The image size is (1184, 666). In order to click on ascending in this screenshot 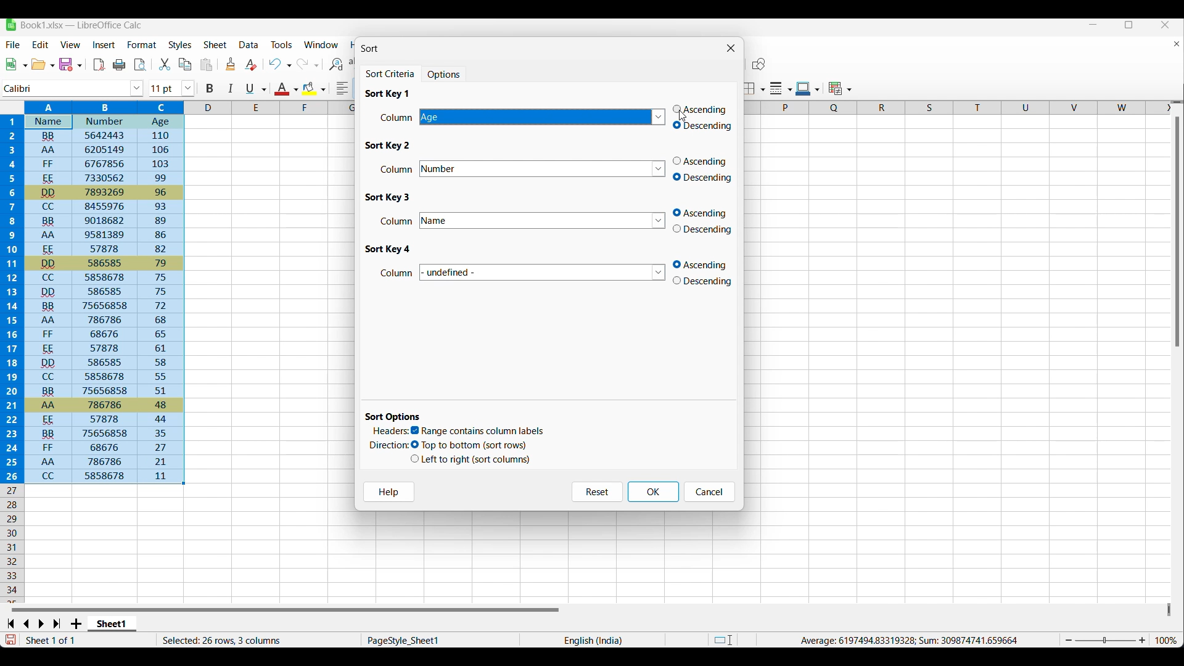, I will do `click(704, 213)`.